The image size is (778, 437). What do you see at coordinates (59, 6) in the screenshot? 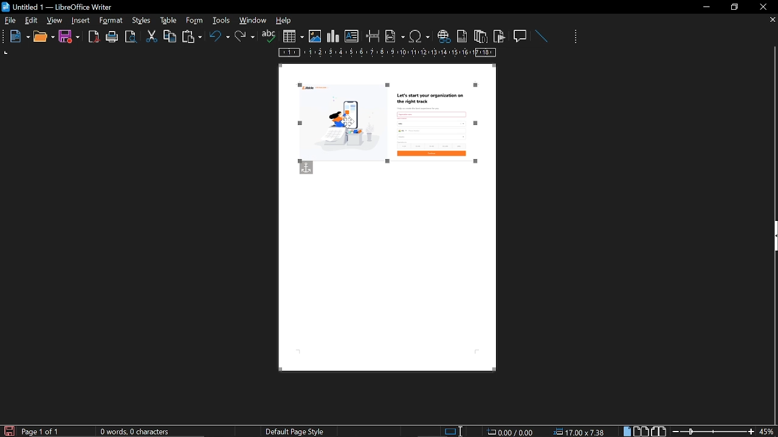
I see `current window` at bounding box center [59, 6].